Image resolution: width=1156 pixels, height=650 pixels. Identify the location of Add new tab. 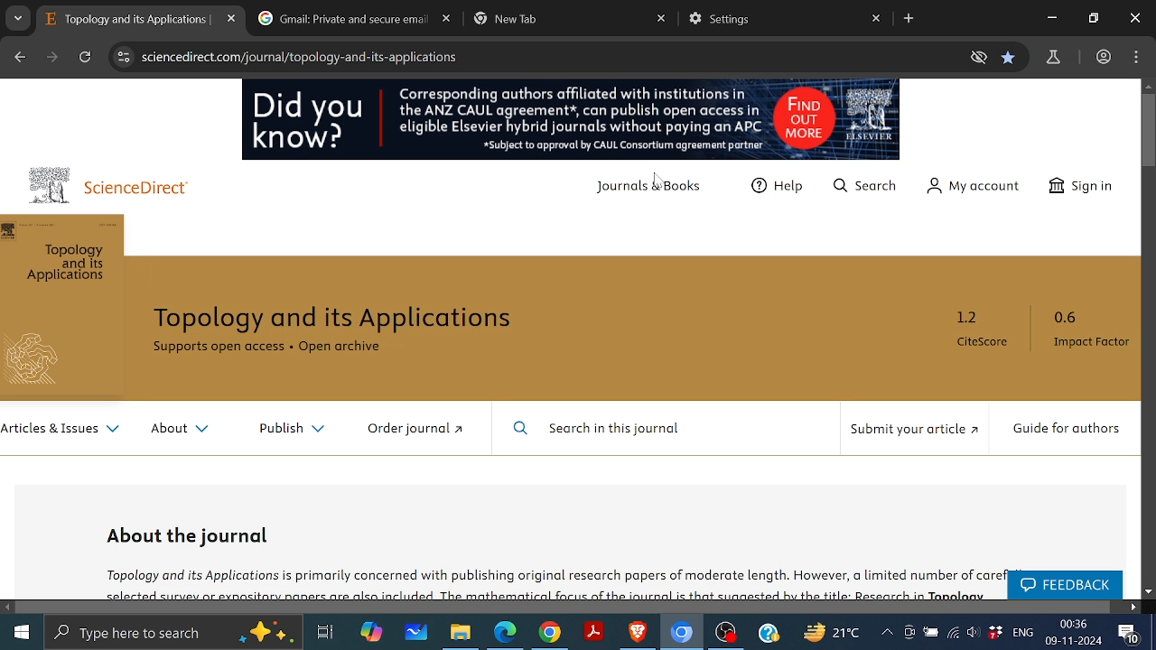
(909, 18).